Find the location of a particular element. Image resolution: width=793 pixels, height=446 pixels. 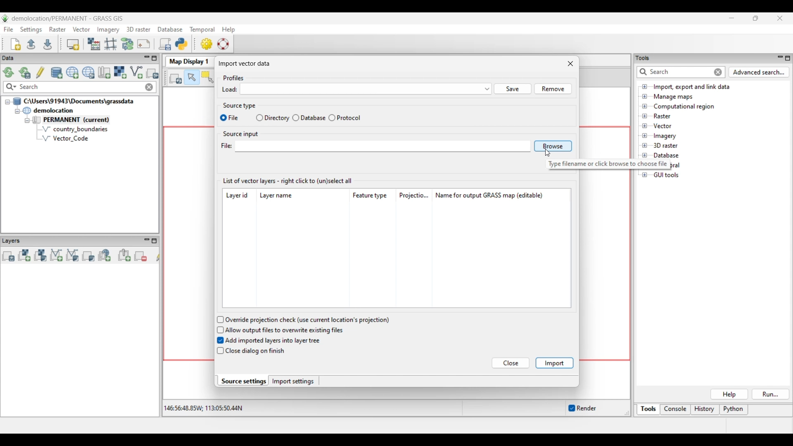

Collapse demolition is located at coordinates (17, 111).